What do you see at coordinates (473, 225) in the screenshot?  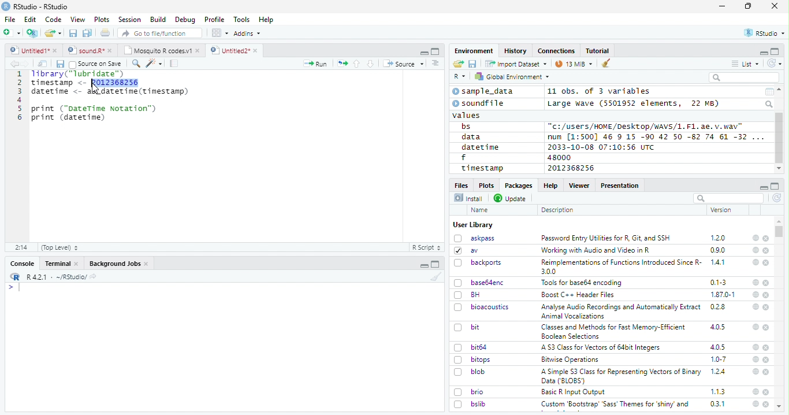 I see `User Library` at bounding box center [473, 225].